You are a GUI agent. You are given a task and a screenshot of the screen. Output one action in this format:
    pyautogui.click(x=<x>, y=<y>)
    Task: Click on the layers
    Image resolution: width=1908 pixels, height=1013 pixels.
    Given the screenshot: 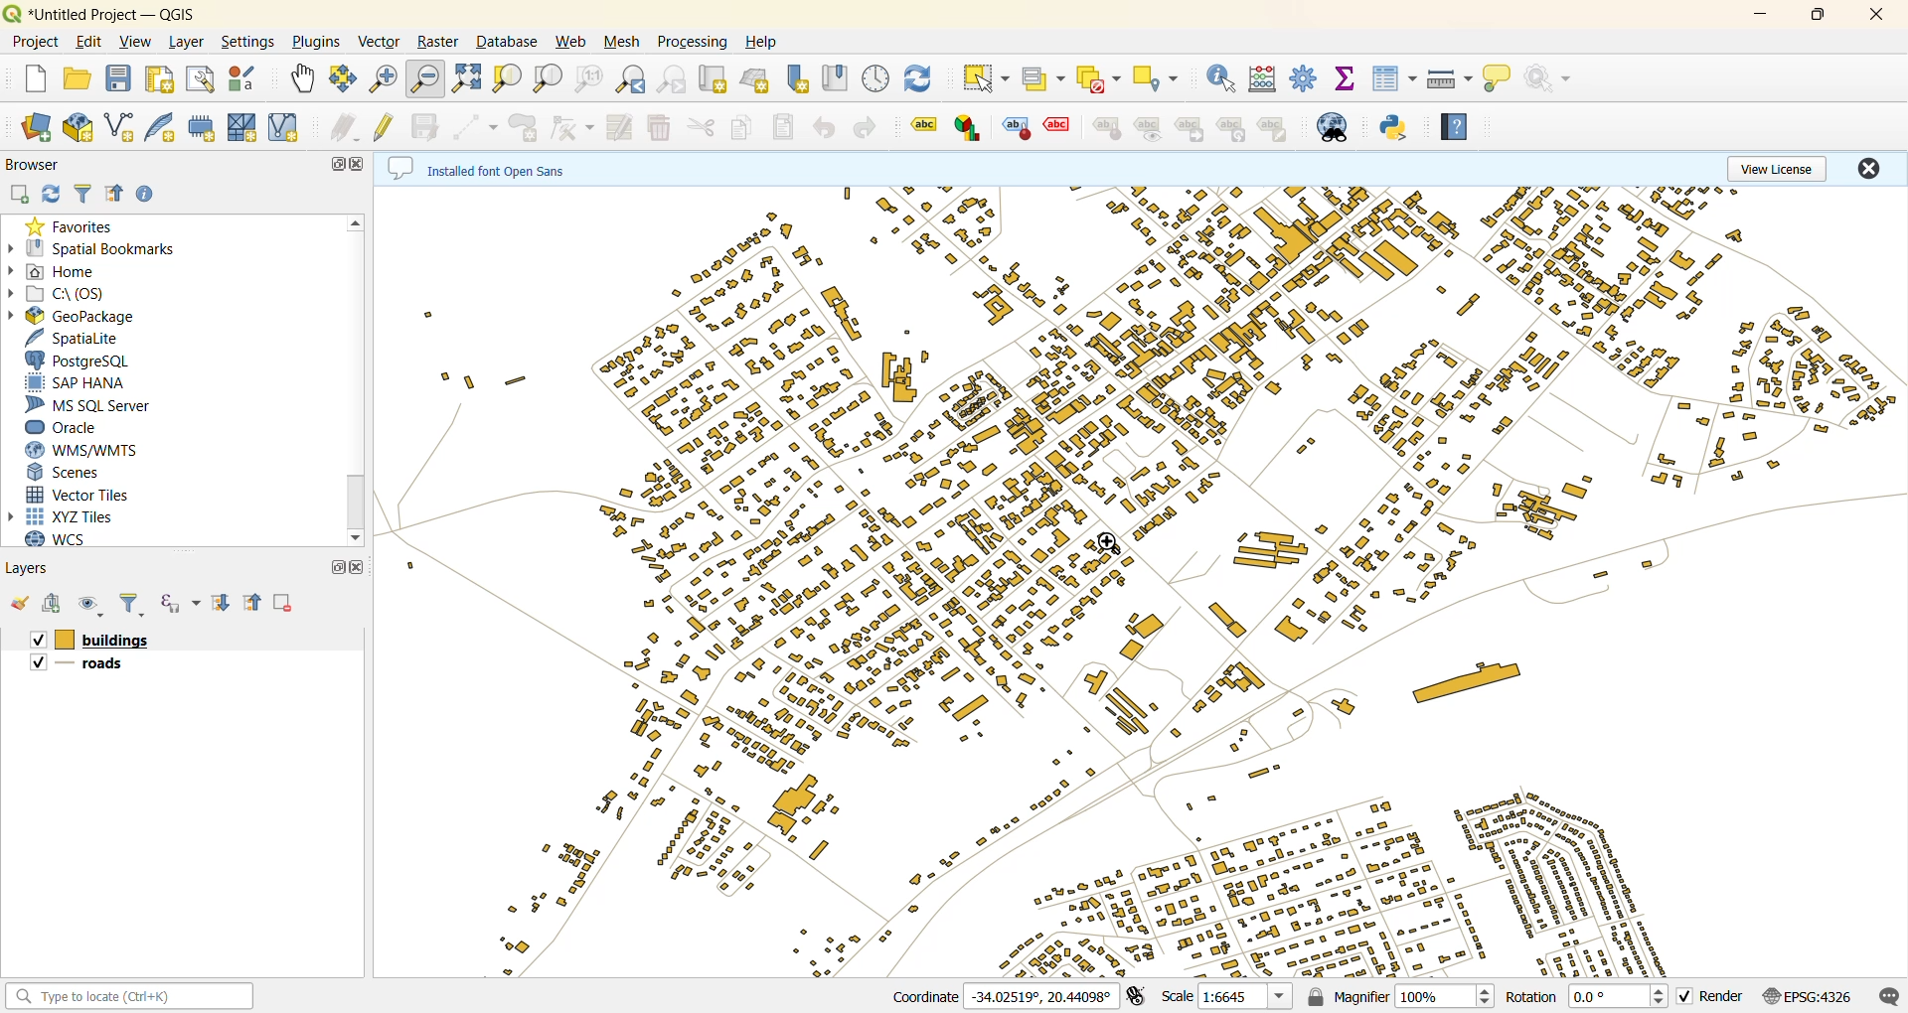 What is the action you would take?
    pyautogui.click(x=37, y=572)
    